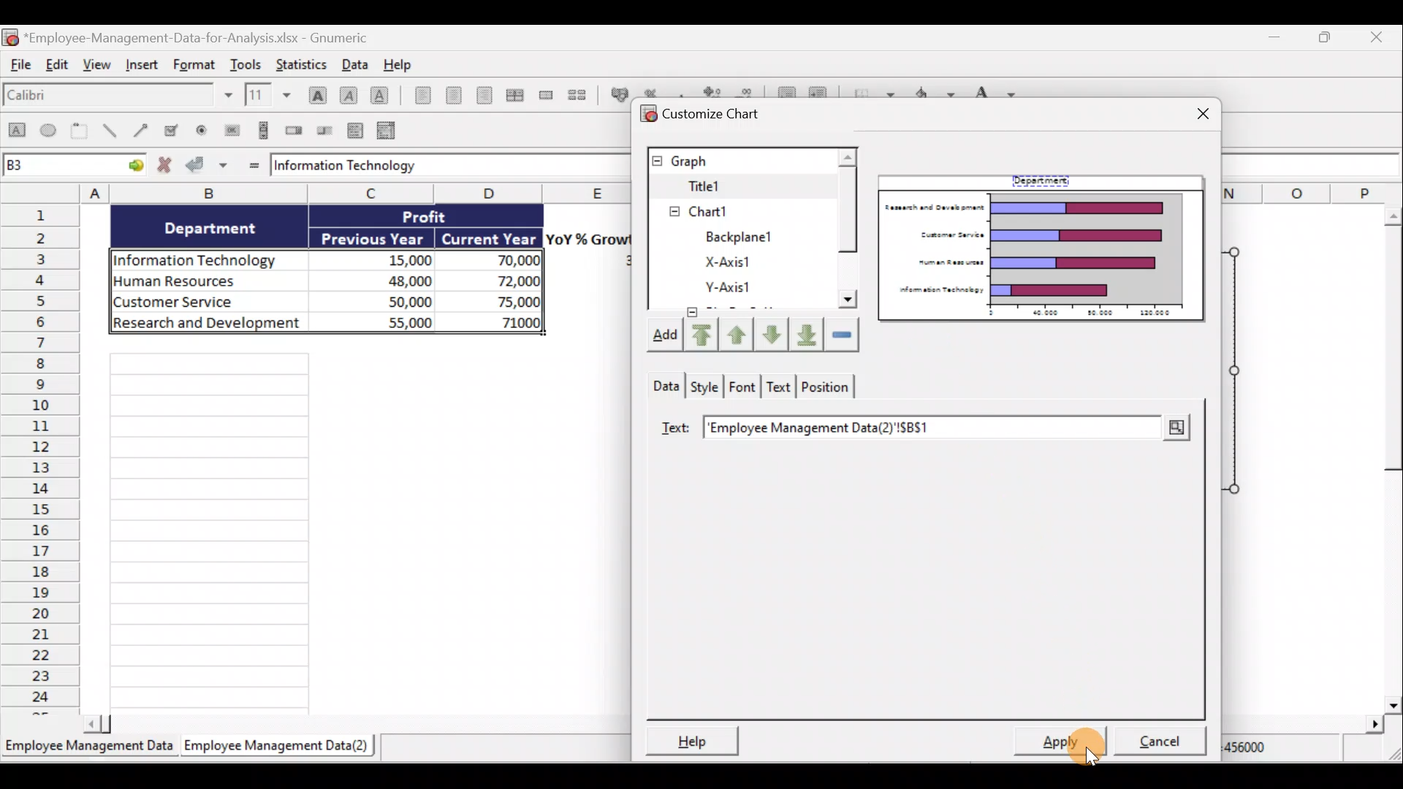 Image resolution: width=1403 pixels, height=789 pixels. I want to click on Text, so click(674, 429).